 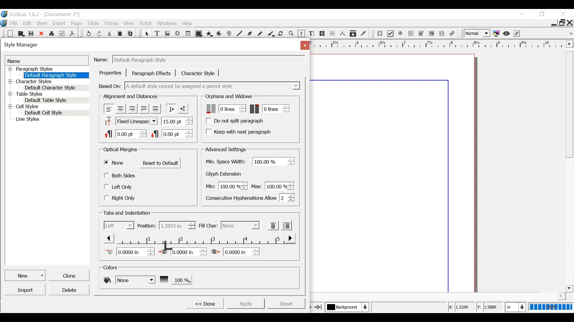 I want to click on Delete all tabular, so click(x=286, y=225).